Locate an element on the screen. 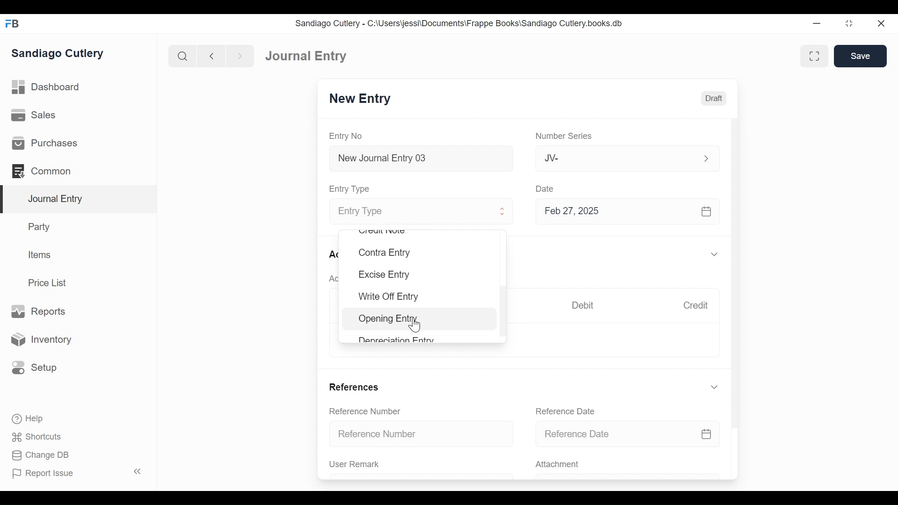 The image size is (898, 505). Setup is located at coordinates (35, 368).